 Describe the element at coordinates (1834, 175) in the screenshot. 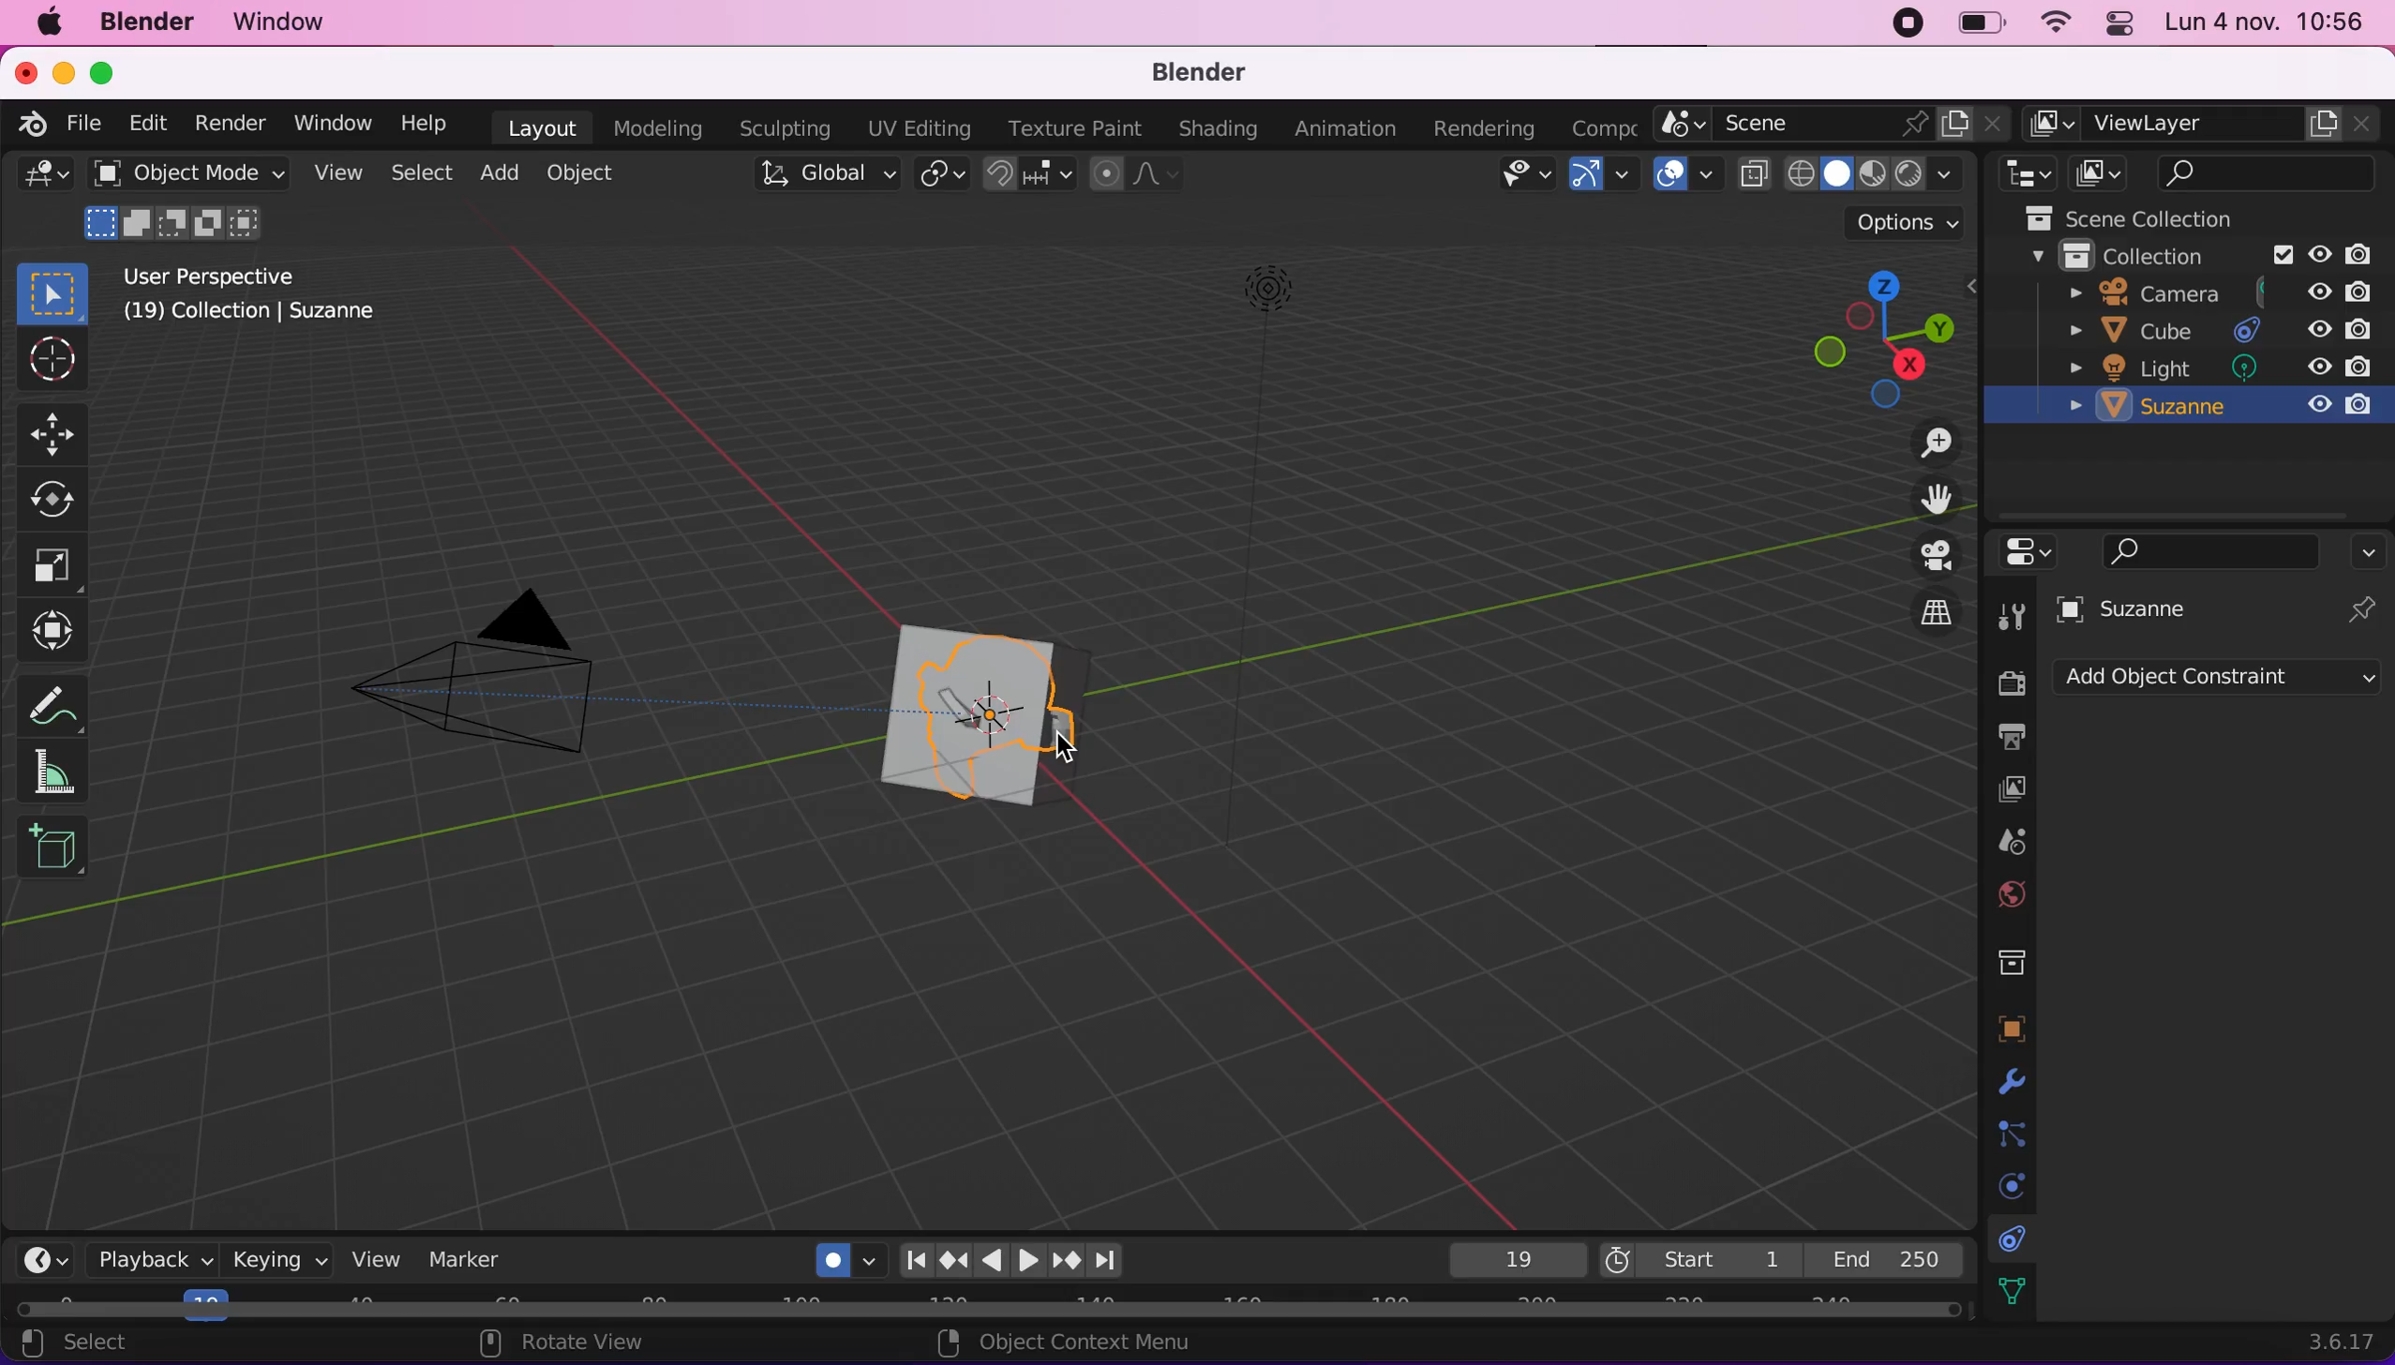

I see `solid display` at that location.